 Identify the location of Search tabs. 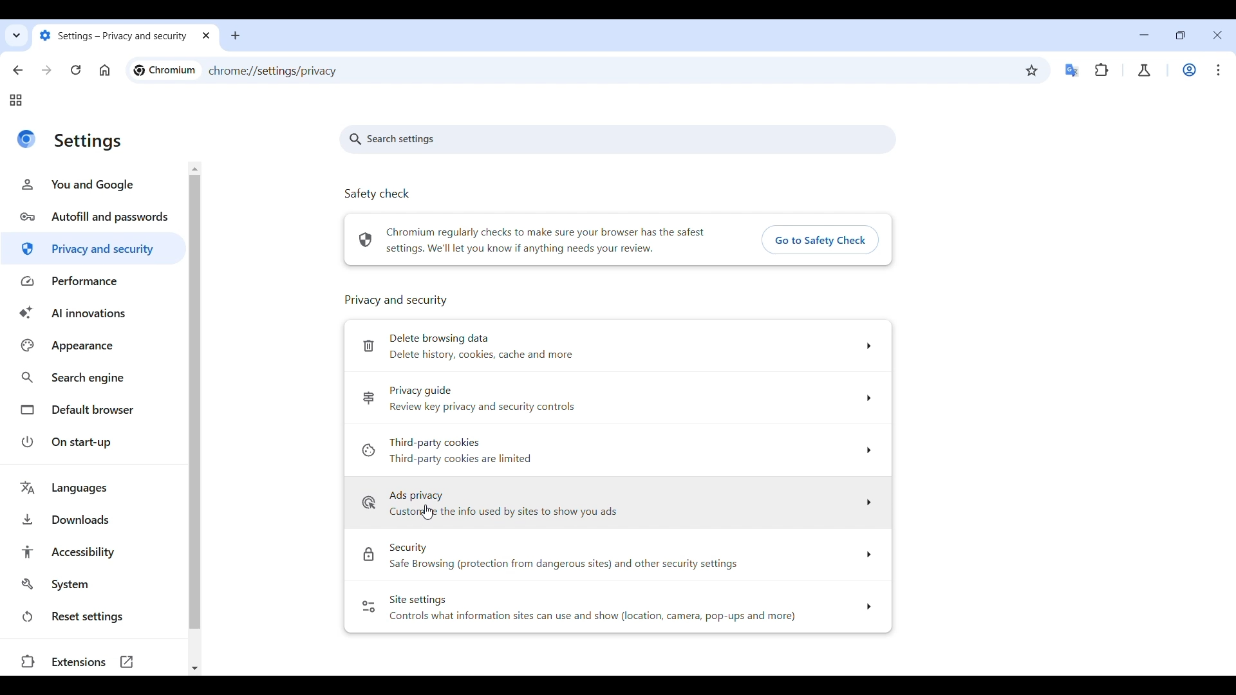
(17, 35).